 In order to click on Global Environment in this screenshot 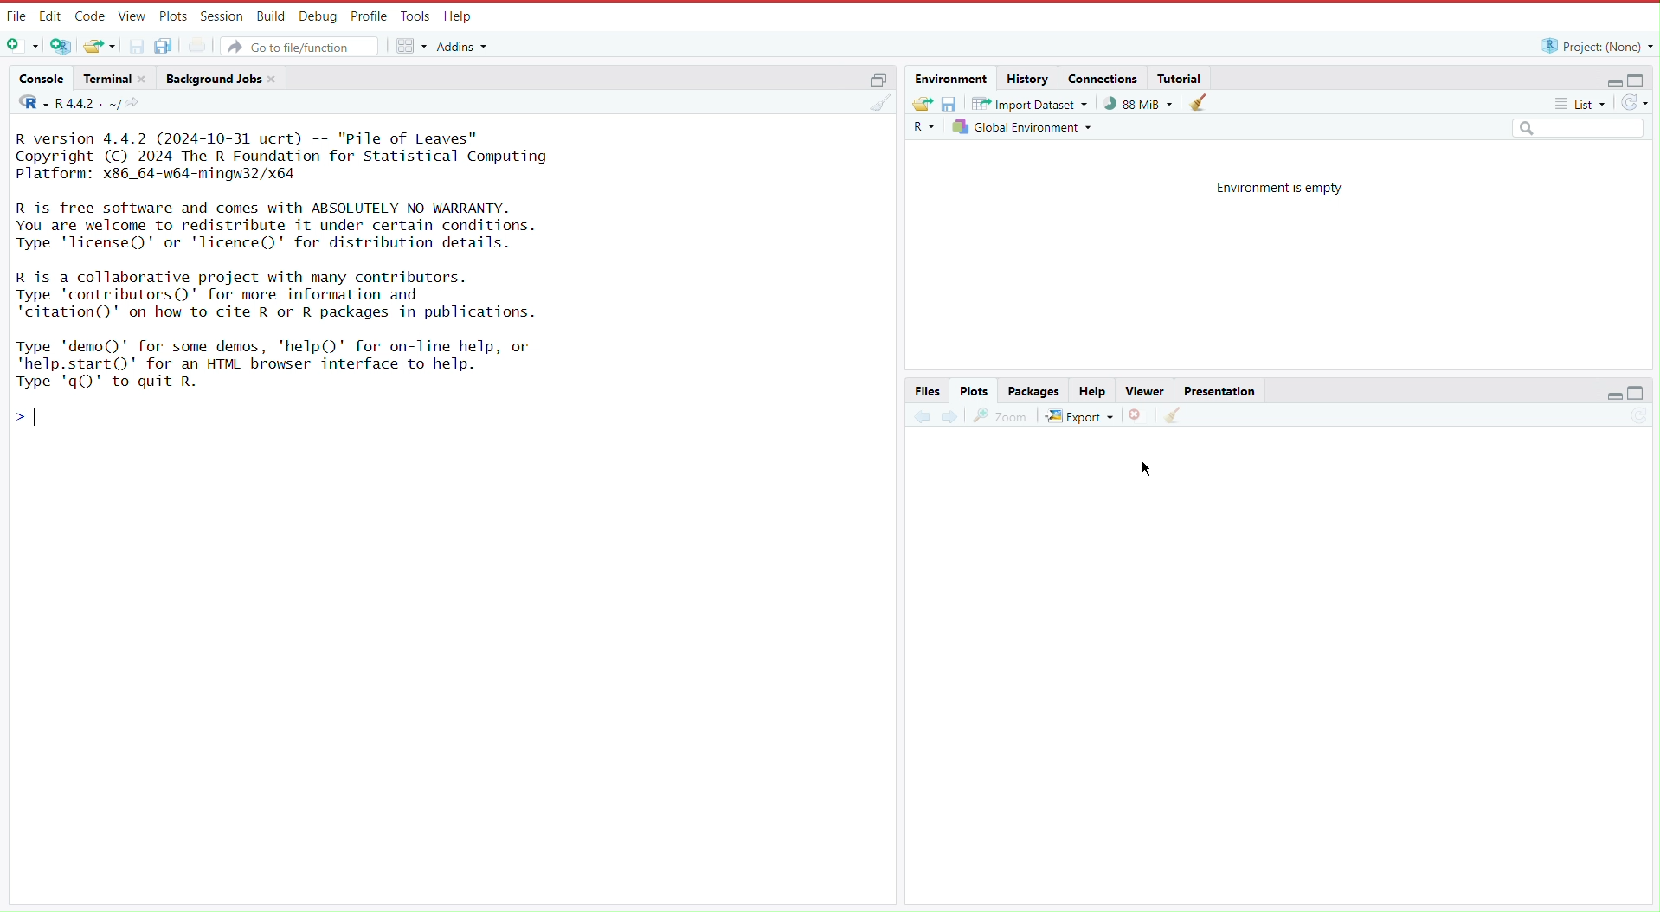, I will do `click(1025, 126)`.